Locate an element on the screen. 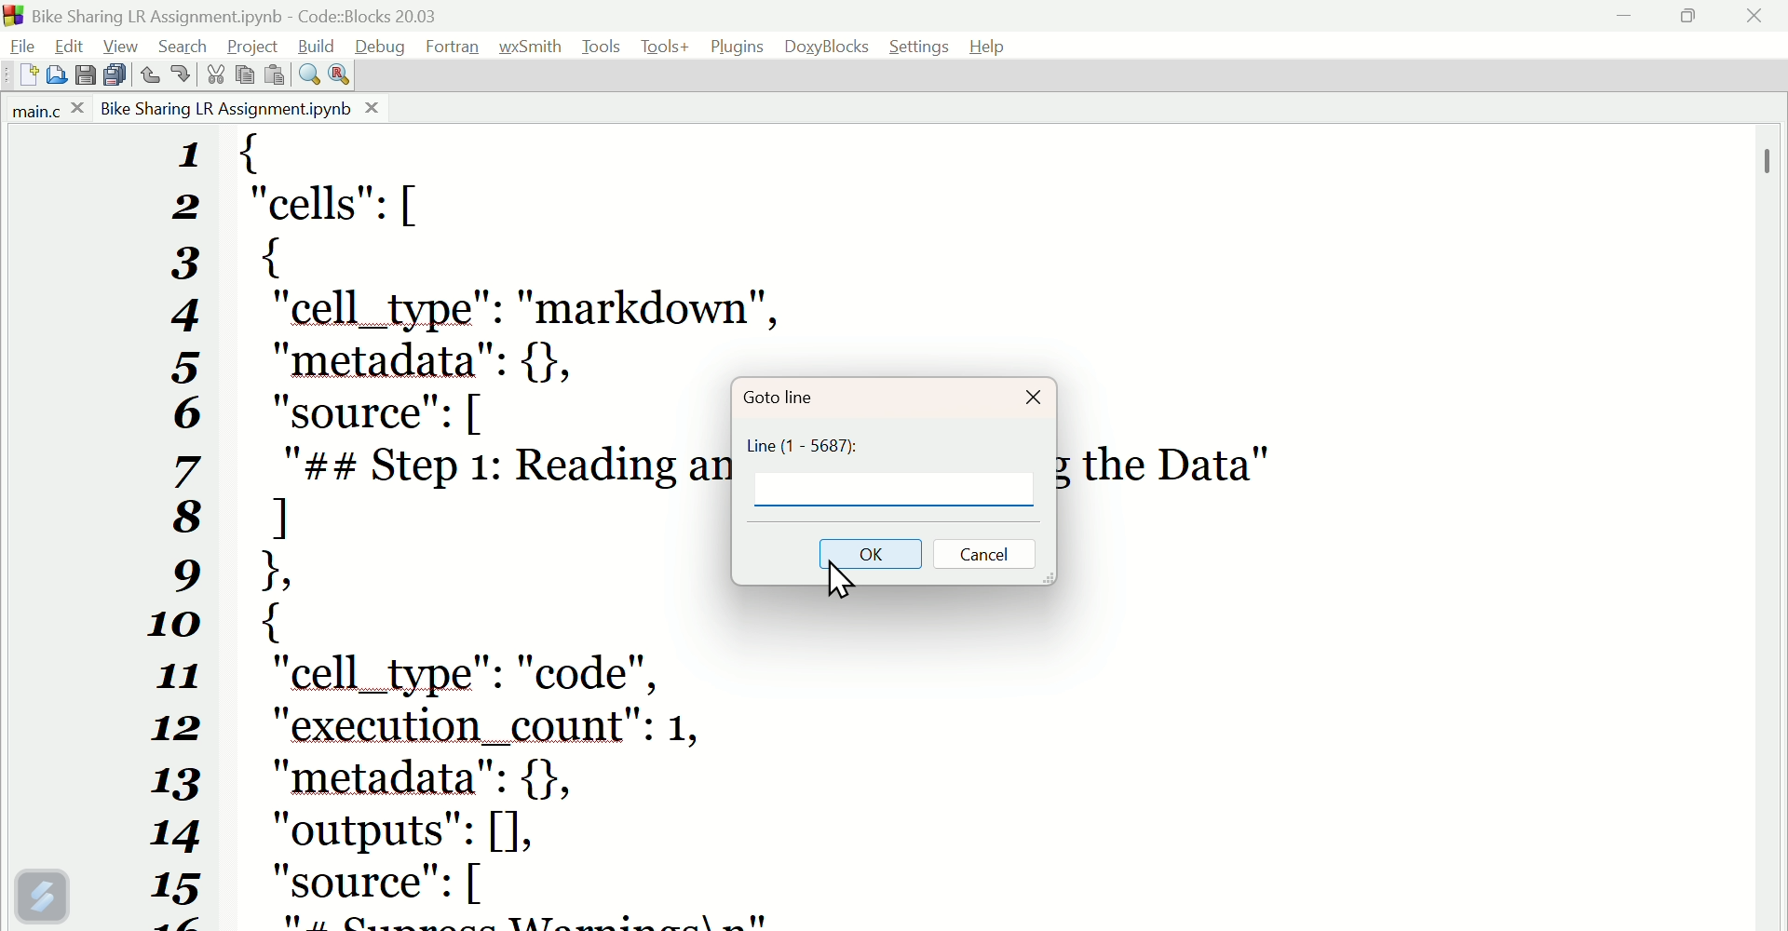  Save is located at coordinates (83, 75).